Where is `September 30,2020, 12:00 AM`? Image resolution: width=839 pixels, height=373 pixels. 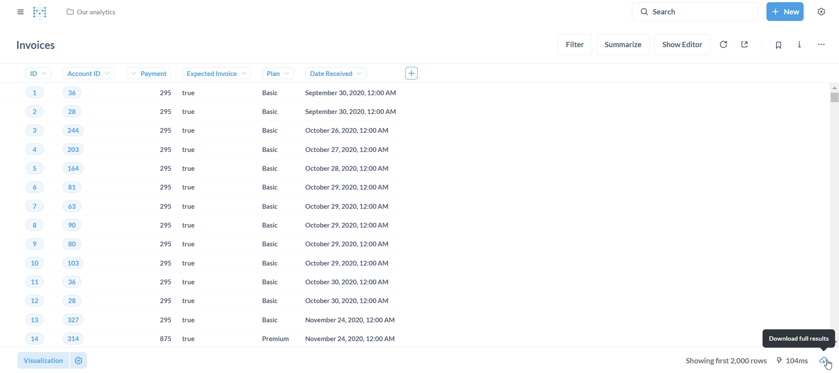
September 30,2020, 12:00 AM is located at coordinates (353, 112).